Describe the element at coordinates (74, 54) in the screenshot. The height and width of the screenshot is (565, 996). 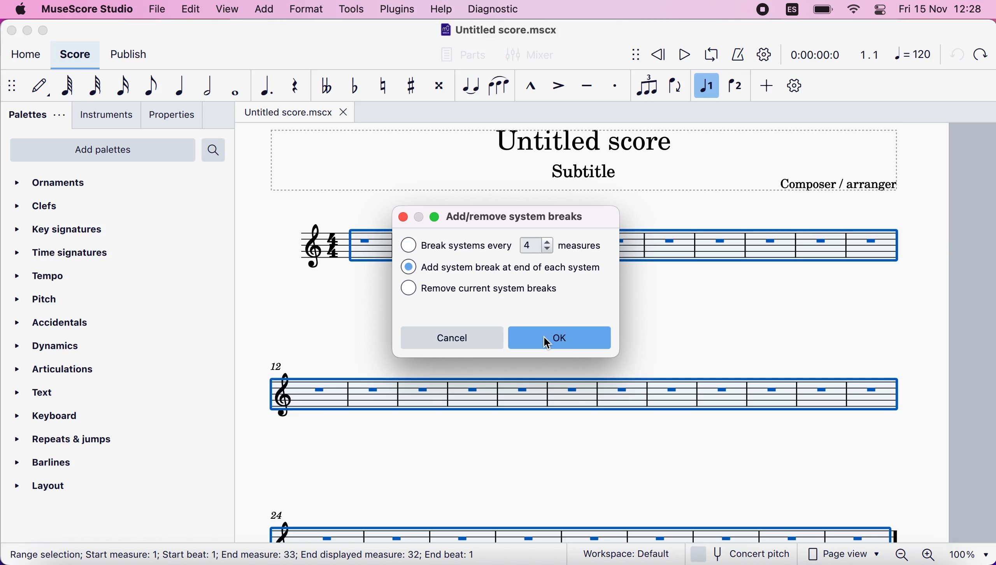
I see `score` at that location.